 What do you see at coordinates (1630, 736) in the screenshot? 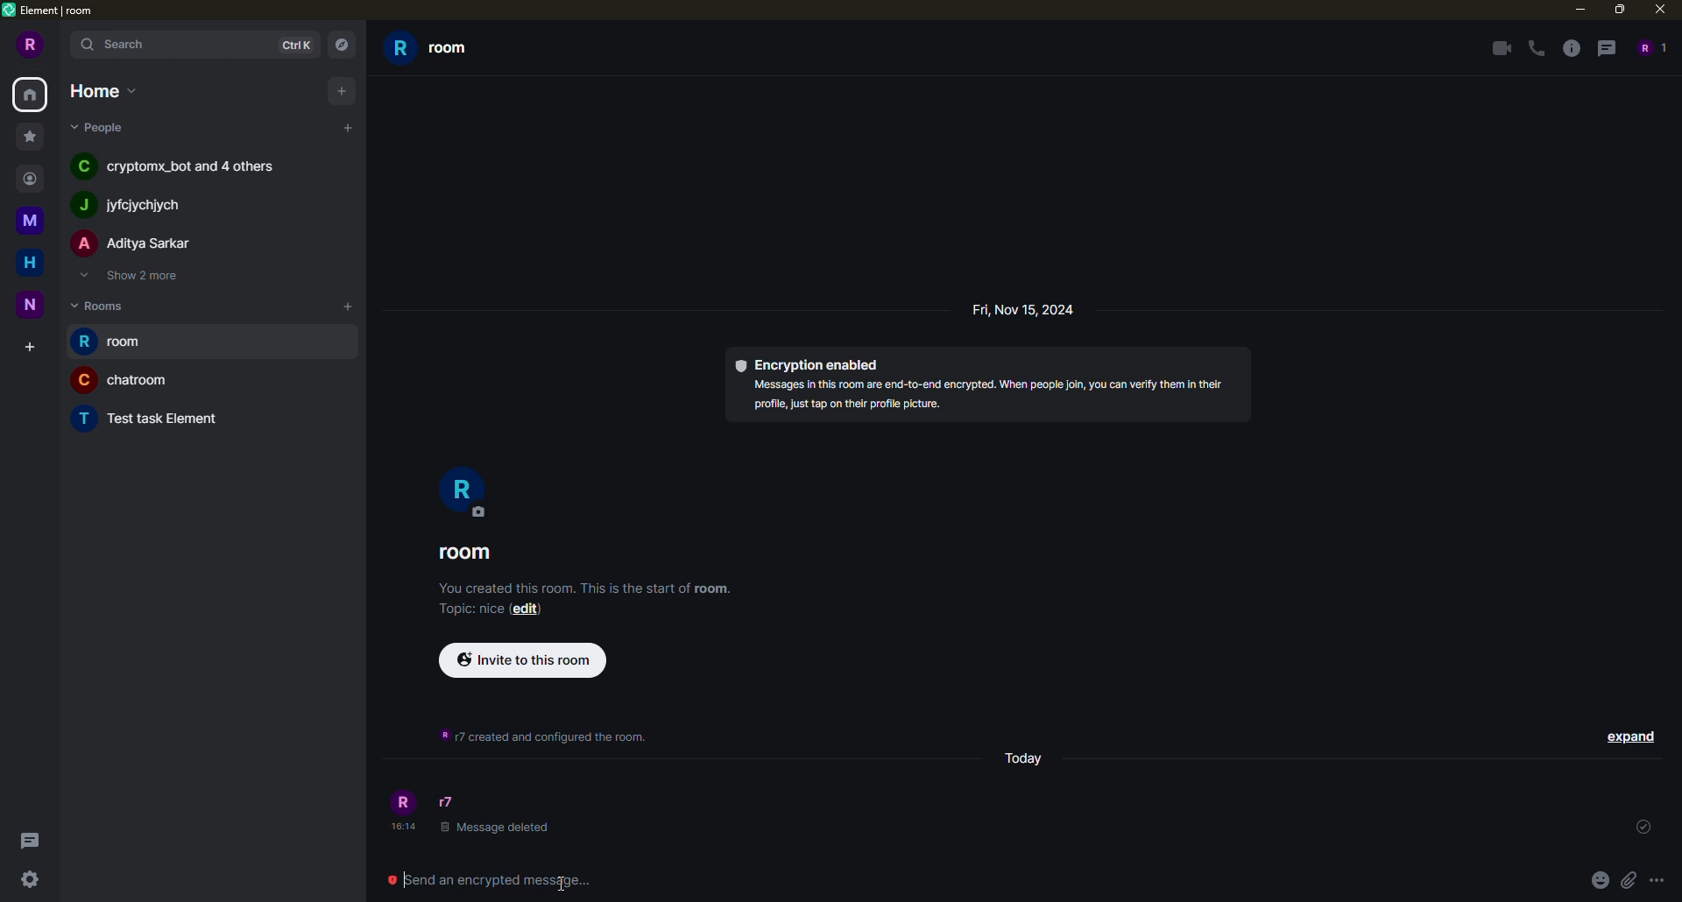
I see `expand` at bounding box center [1630, 736].